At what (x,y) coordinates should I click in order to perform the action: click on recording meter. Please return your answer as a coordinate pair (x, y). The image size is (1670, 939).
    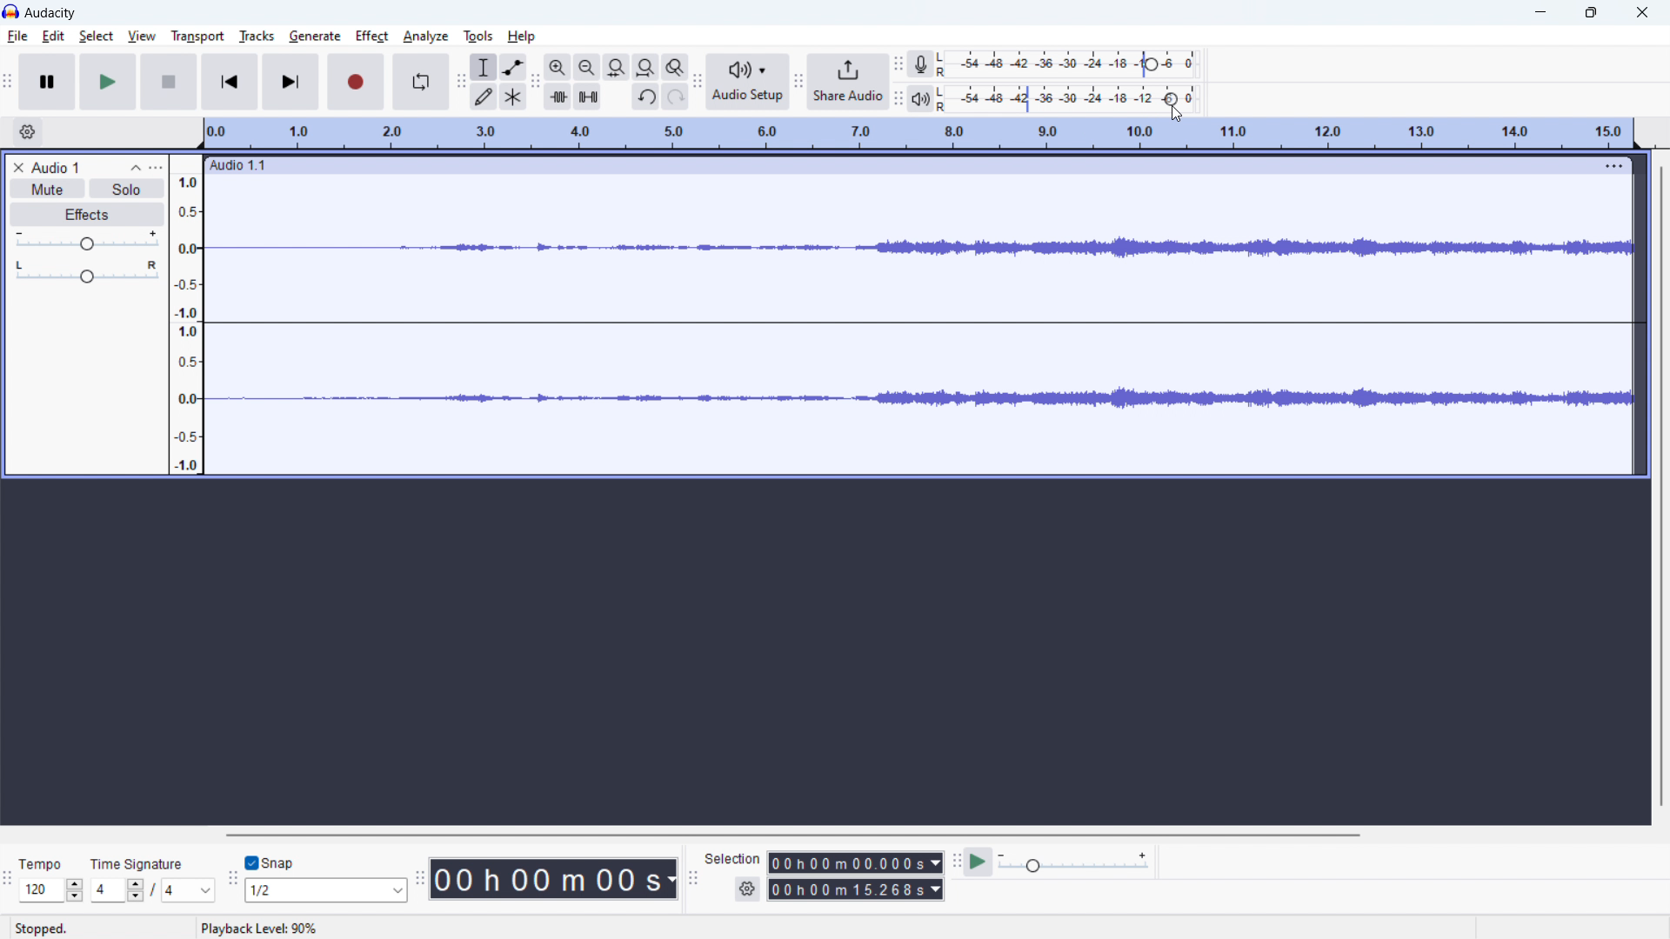
    Looking at the image, I should click on (921, 64).